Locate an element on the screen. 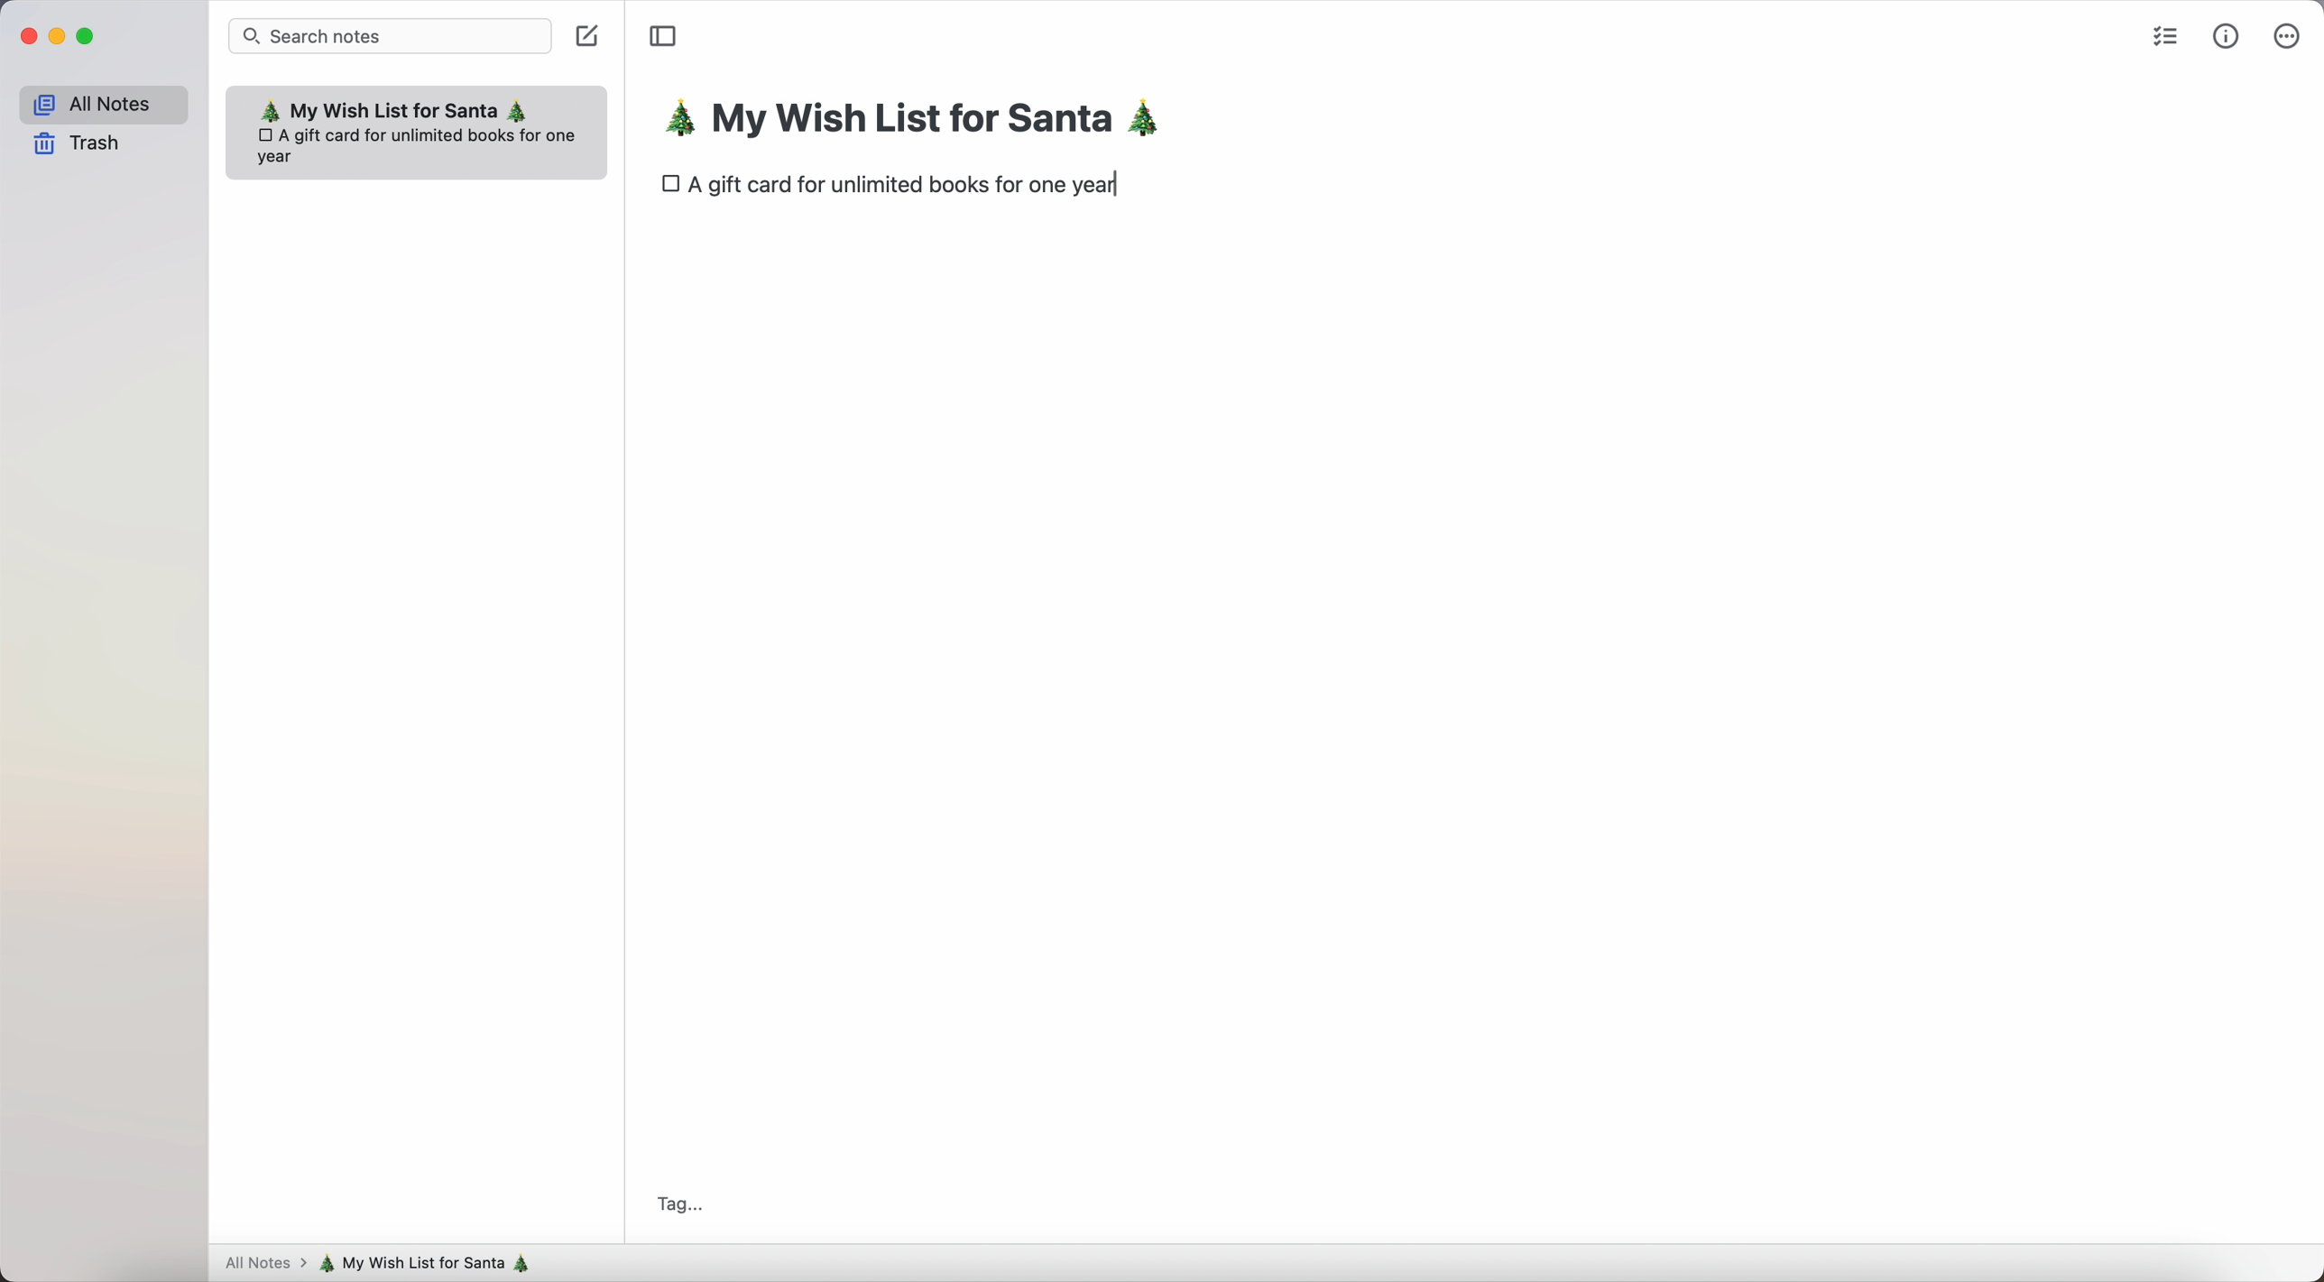  my wish list for Santa is located at coordinates (433, 1263).